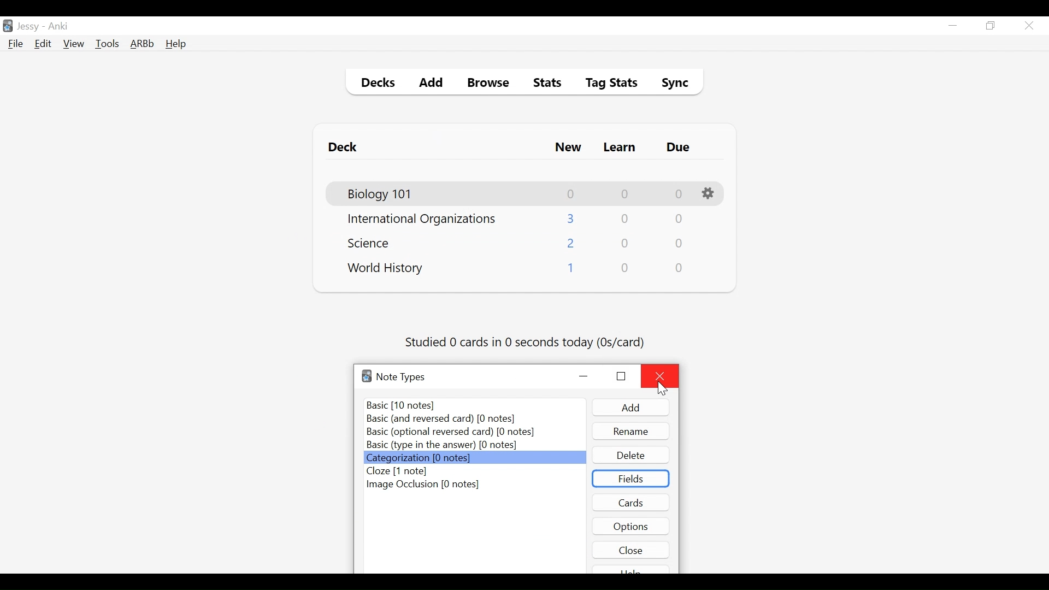 This screenshot has width=1049, height=590. Describe the element at coordinates (626, 268) in the screenshot. I see `` at that location.